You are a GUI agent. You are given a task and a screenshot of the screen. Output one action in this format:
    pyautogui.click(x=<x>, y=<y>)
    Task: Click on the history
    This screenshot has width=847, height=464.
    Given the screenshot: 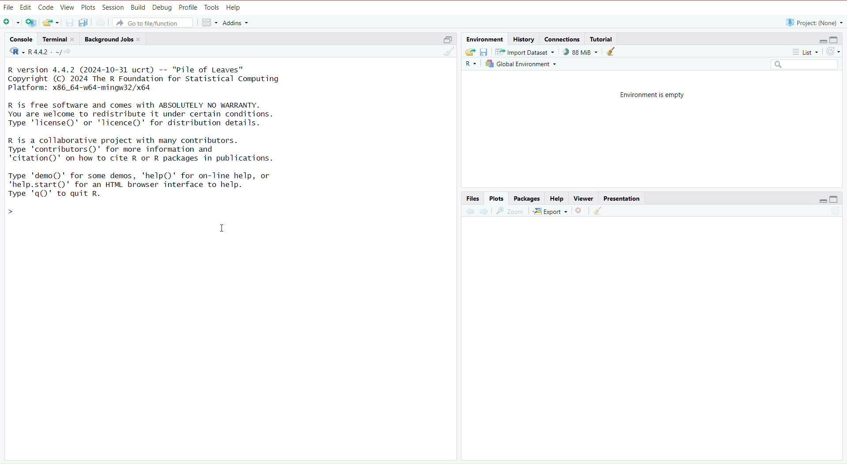 What is the action you would take?
    pyautogui.click(x=525, y=38)
    